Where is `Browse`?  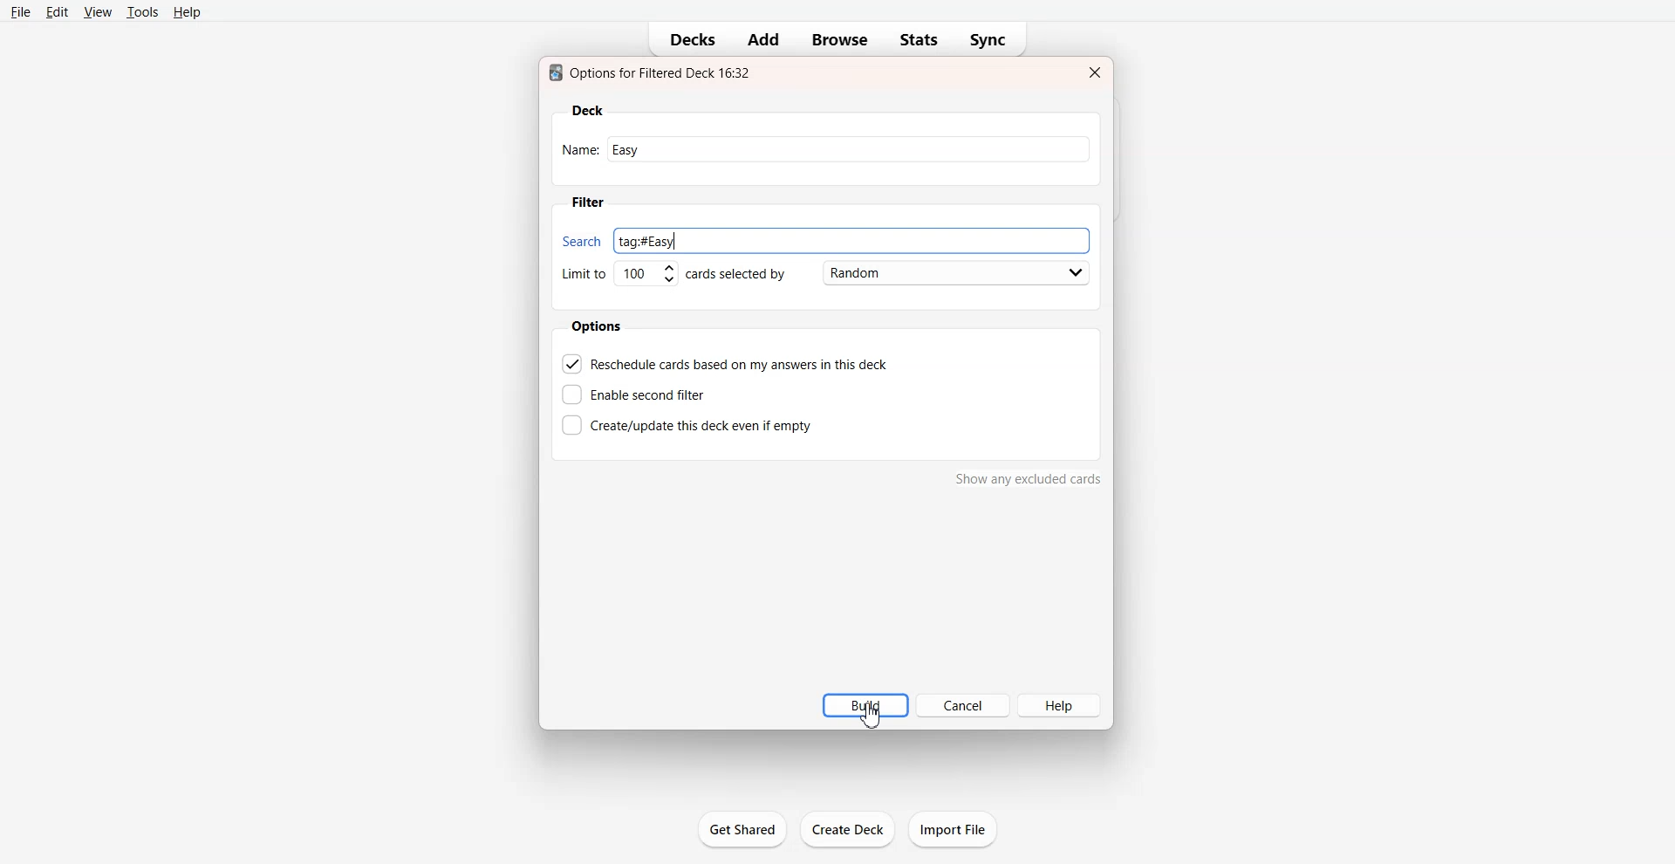 Browse is located at coordinates (841, 40).